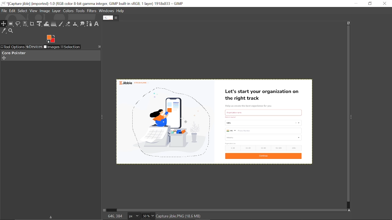 The height and width of the screenshot is (220, 392). I want to click on Zoom tool, so click(11, 31).